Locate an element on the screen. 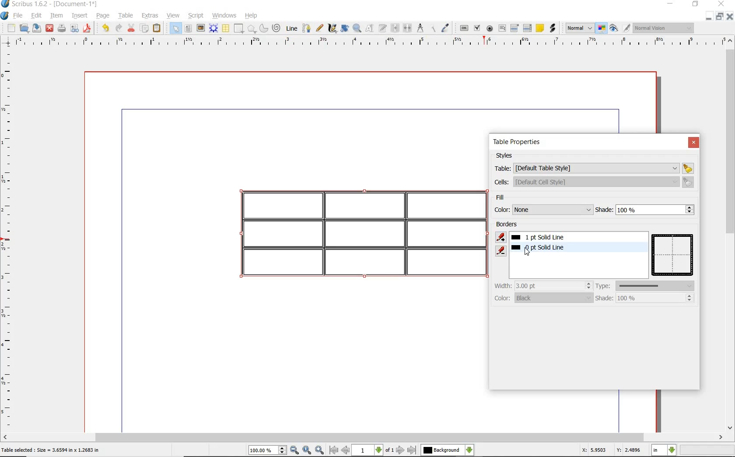 The height and width of the screenshot is (457, 735). shade is located at coordinates (645, 210).